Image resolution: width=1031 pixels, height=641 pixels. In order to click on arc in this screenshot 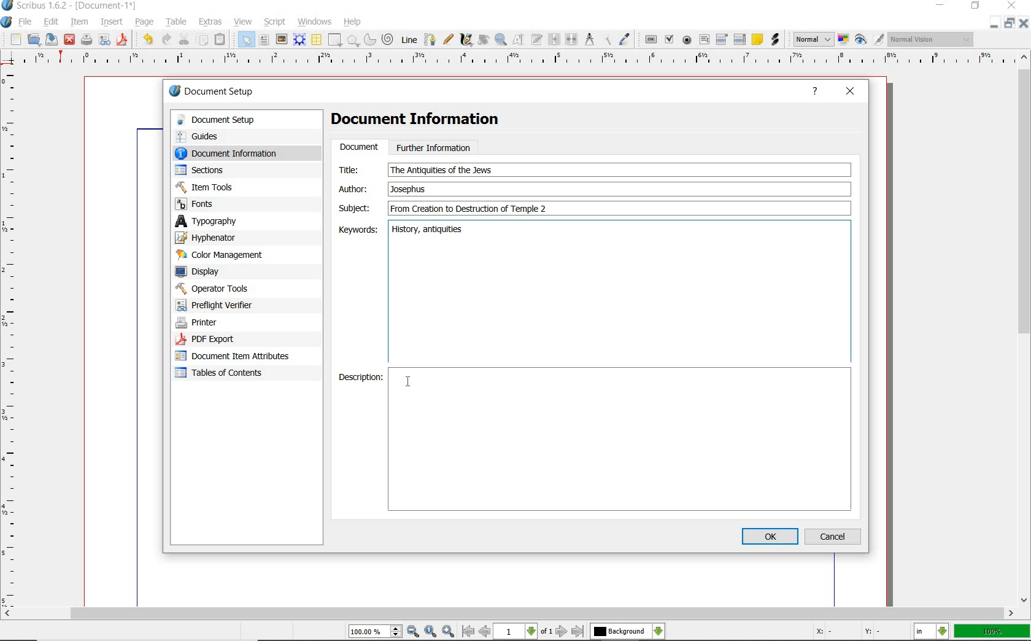, I will do `click(370, 39)`.